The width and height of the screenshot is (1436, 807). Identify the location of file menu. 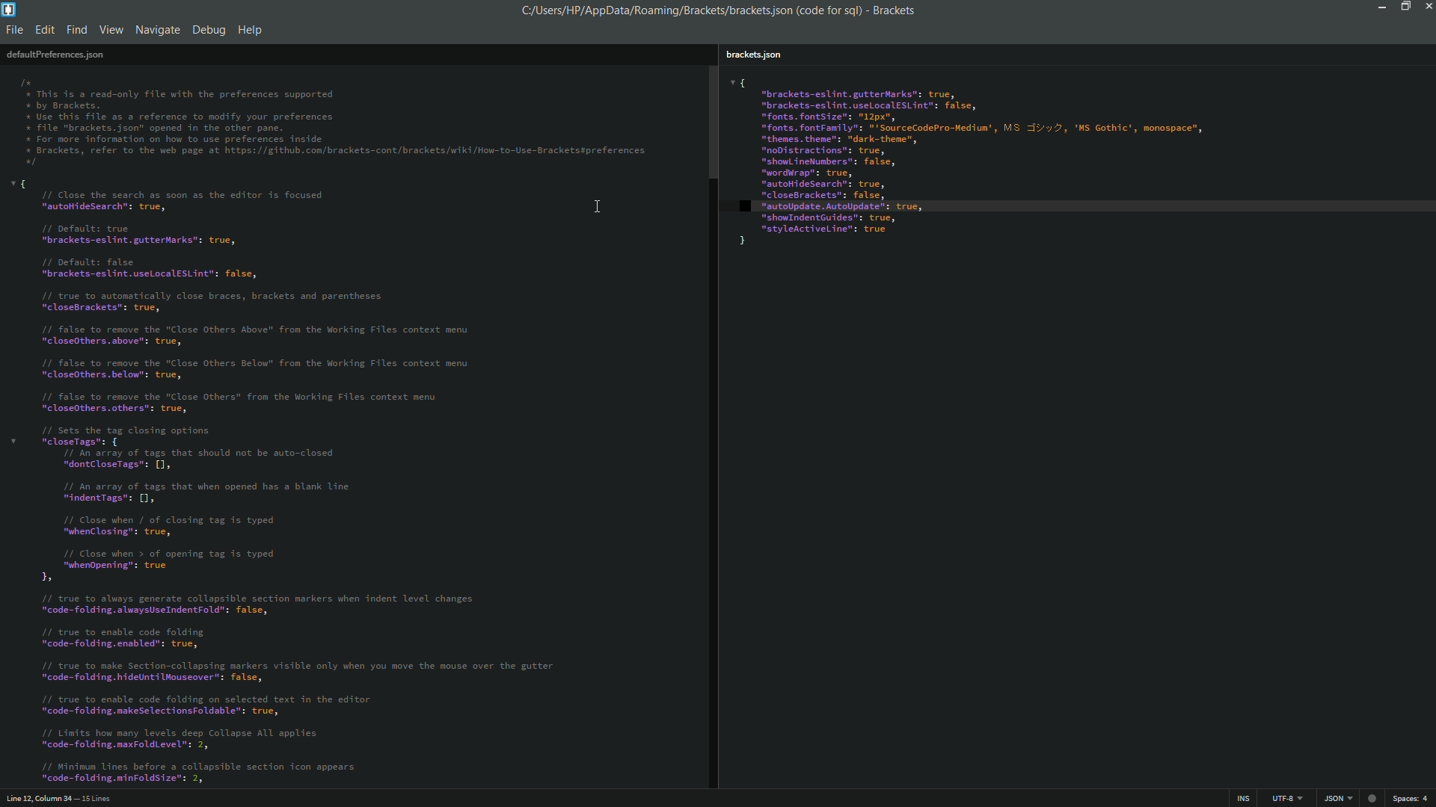
(15, 30).